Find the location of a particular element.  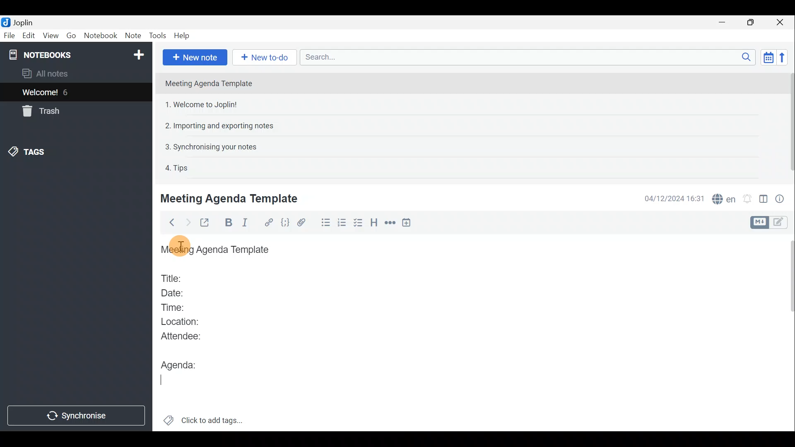

Bold is located at coordinates (229, 223).